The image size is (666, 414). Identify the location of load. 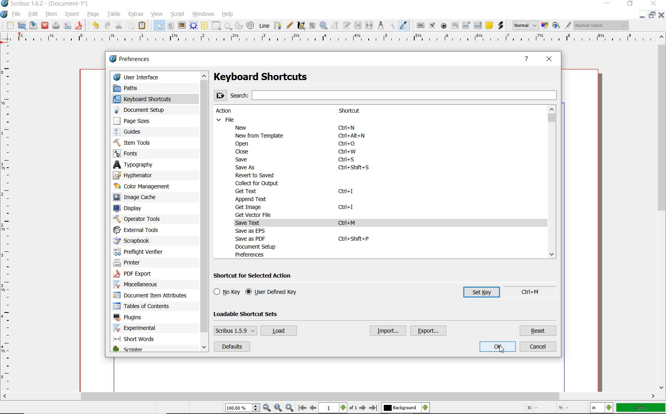
(278, 331).